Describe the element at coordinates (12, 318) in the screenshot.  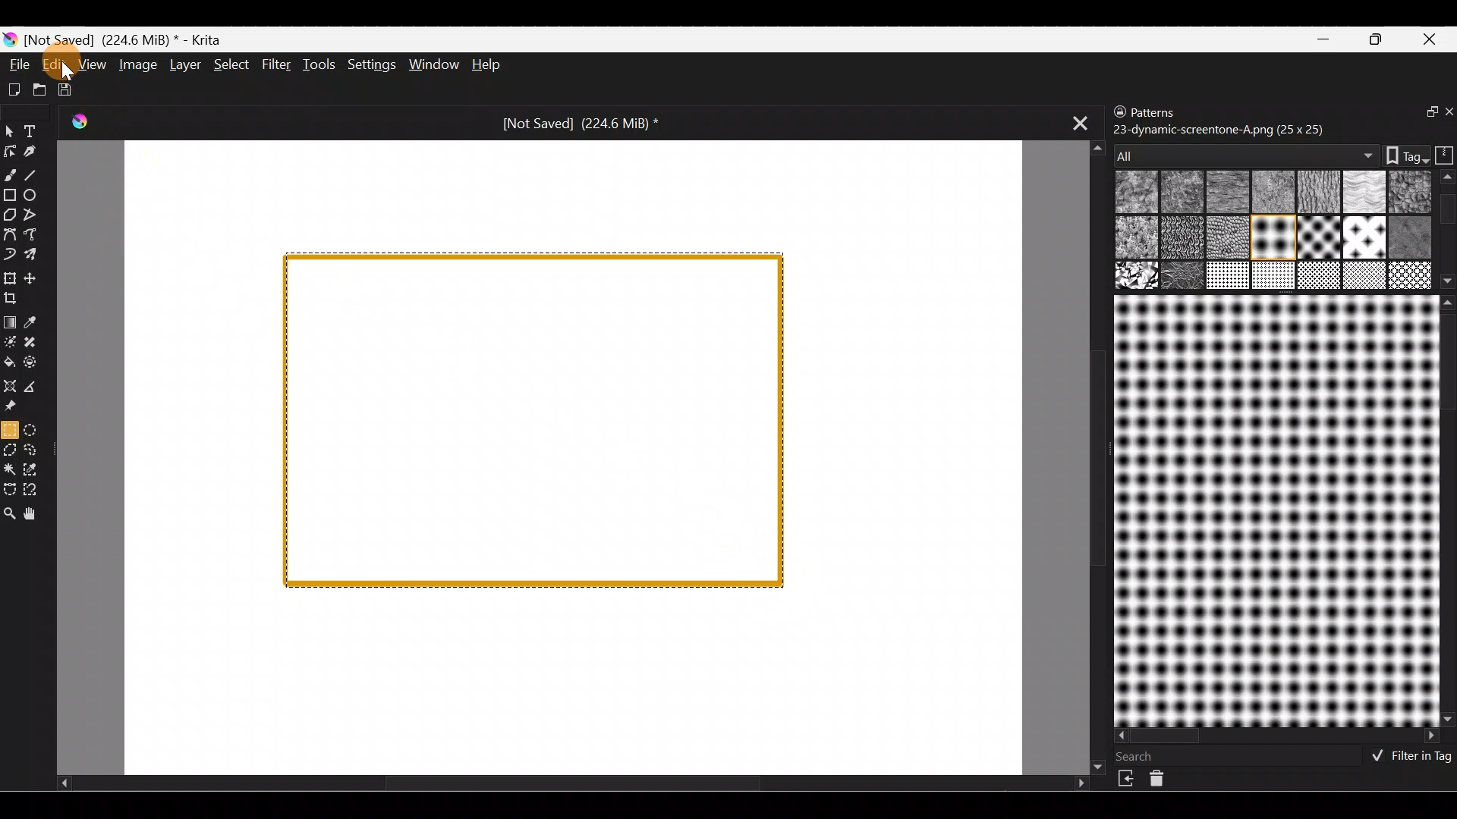
I see `Draw a gradient` at that location.